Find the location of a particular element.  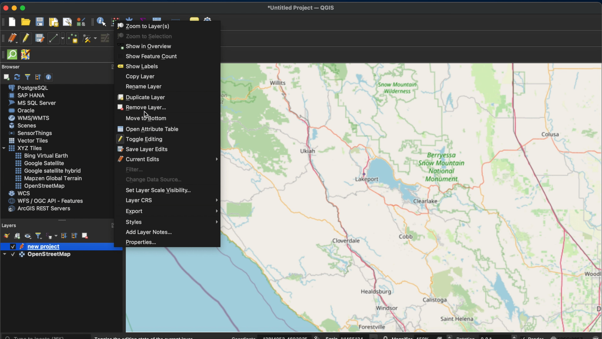

digitize with segment is located at coordinates (55, 38).